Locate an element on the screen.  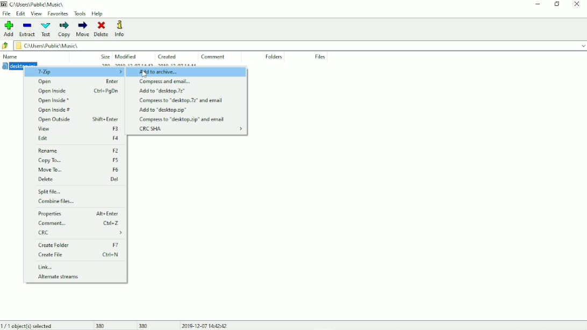
Compress and email is located at coordinates (166, 82).